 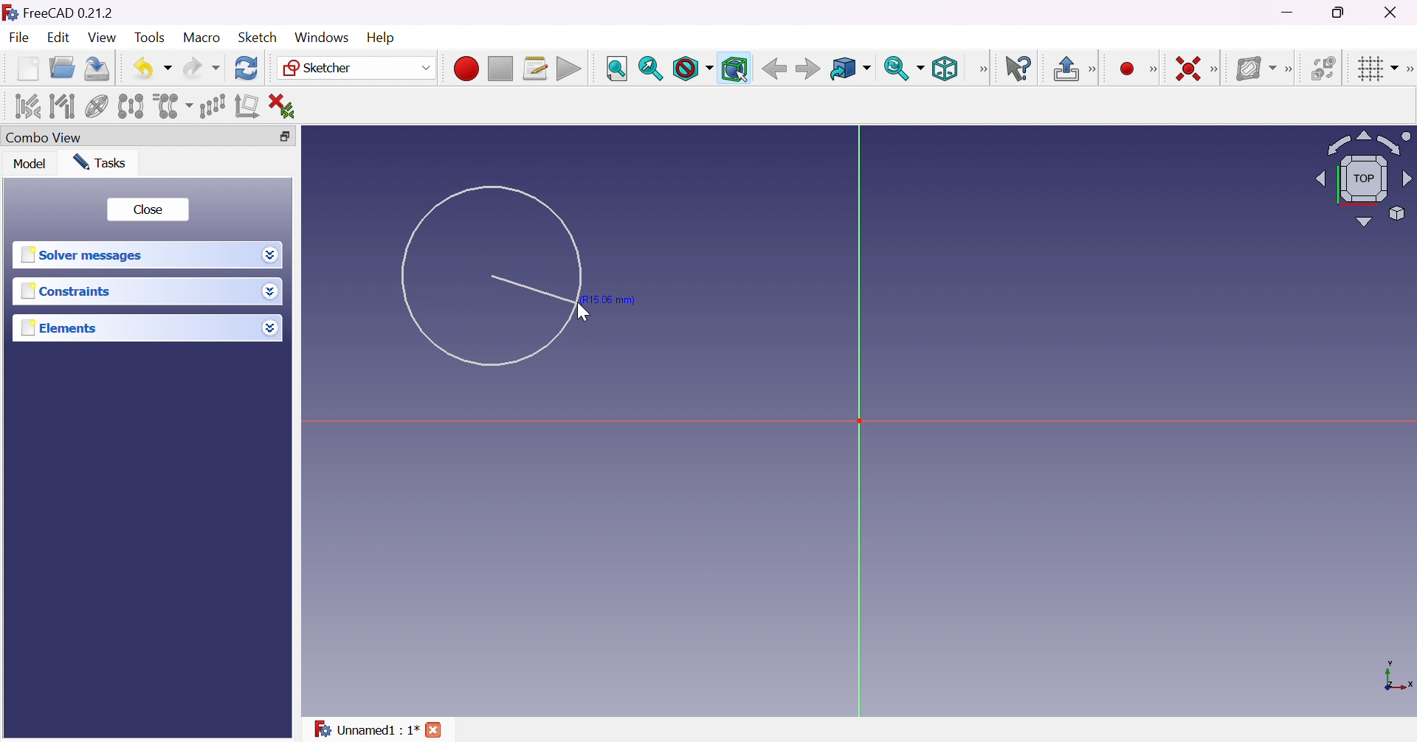 I want to click on Viewing angle, so click(x=1361, y=180).